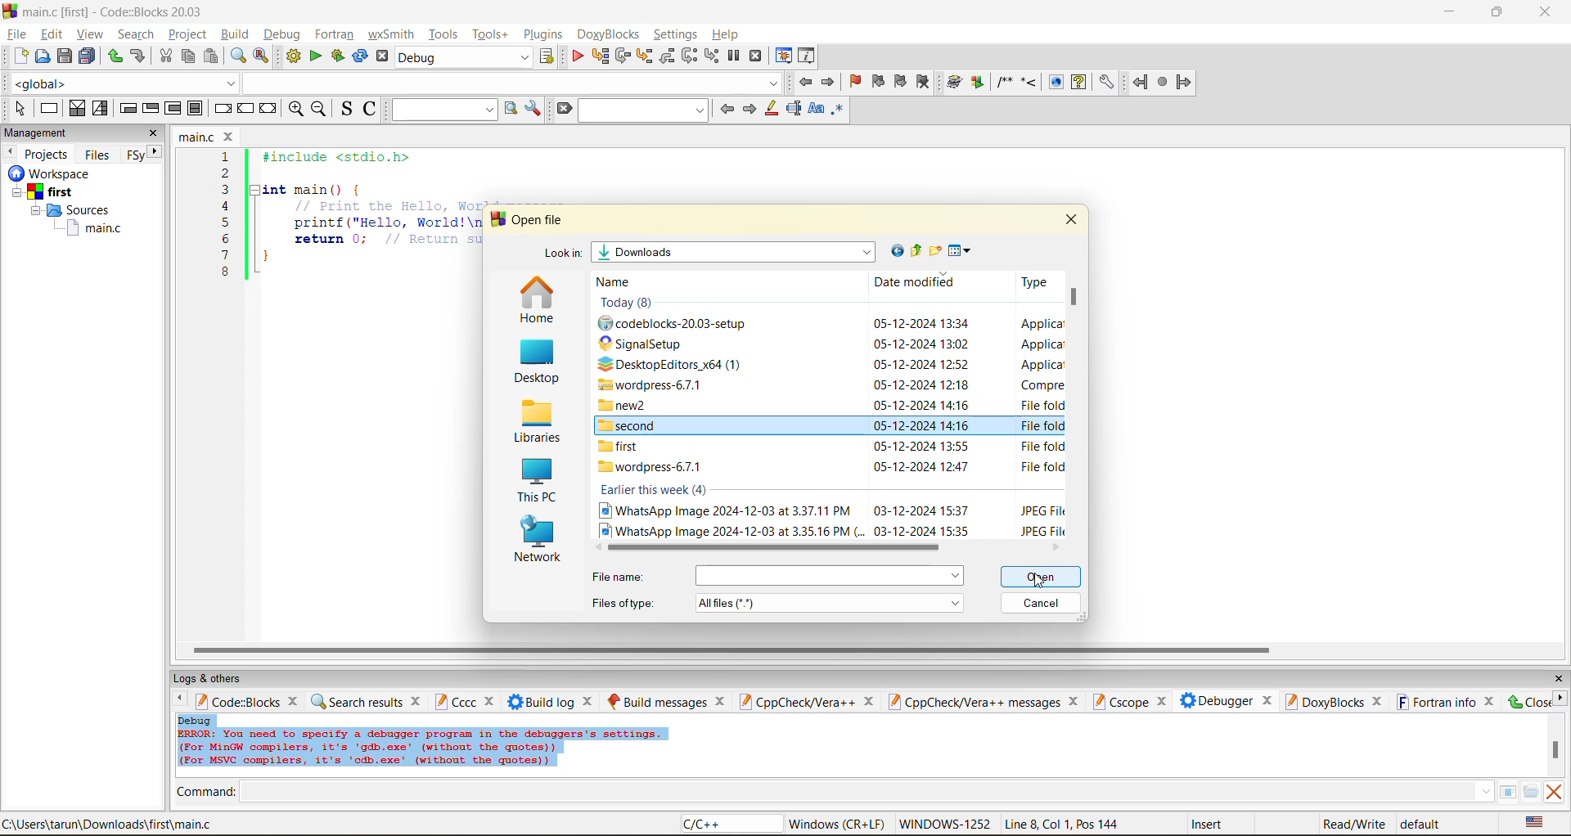 This screenshot has height=836, width=1571. Describe the element at coordinates (1531, 793) in the screenshot. I see `open/browse` at that location.